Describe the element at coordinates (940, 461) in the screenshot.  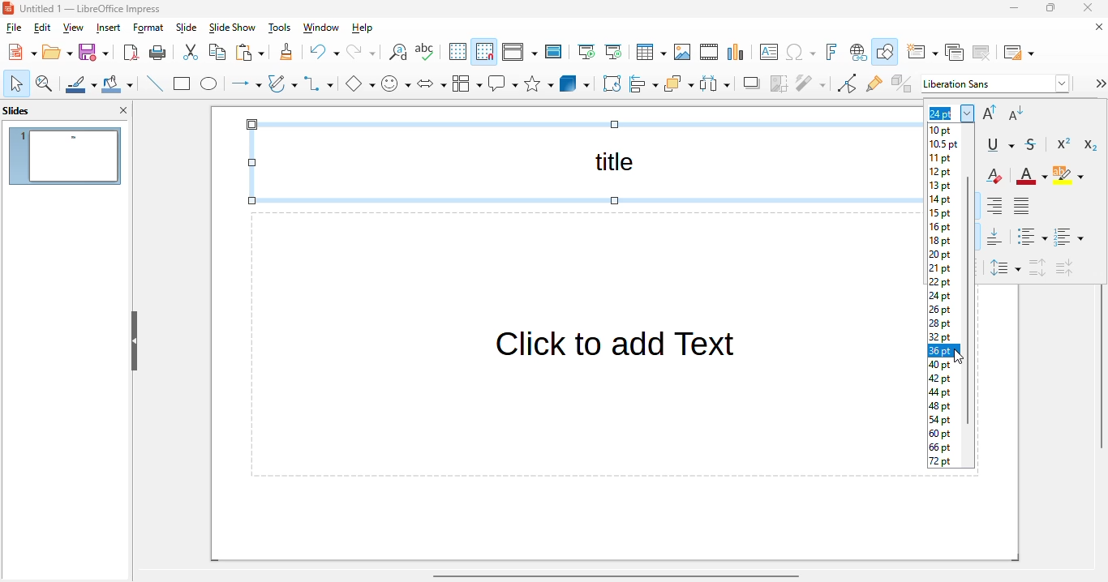
I see `72 pt` at that location.